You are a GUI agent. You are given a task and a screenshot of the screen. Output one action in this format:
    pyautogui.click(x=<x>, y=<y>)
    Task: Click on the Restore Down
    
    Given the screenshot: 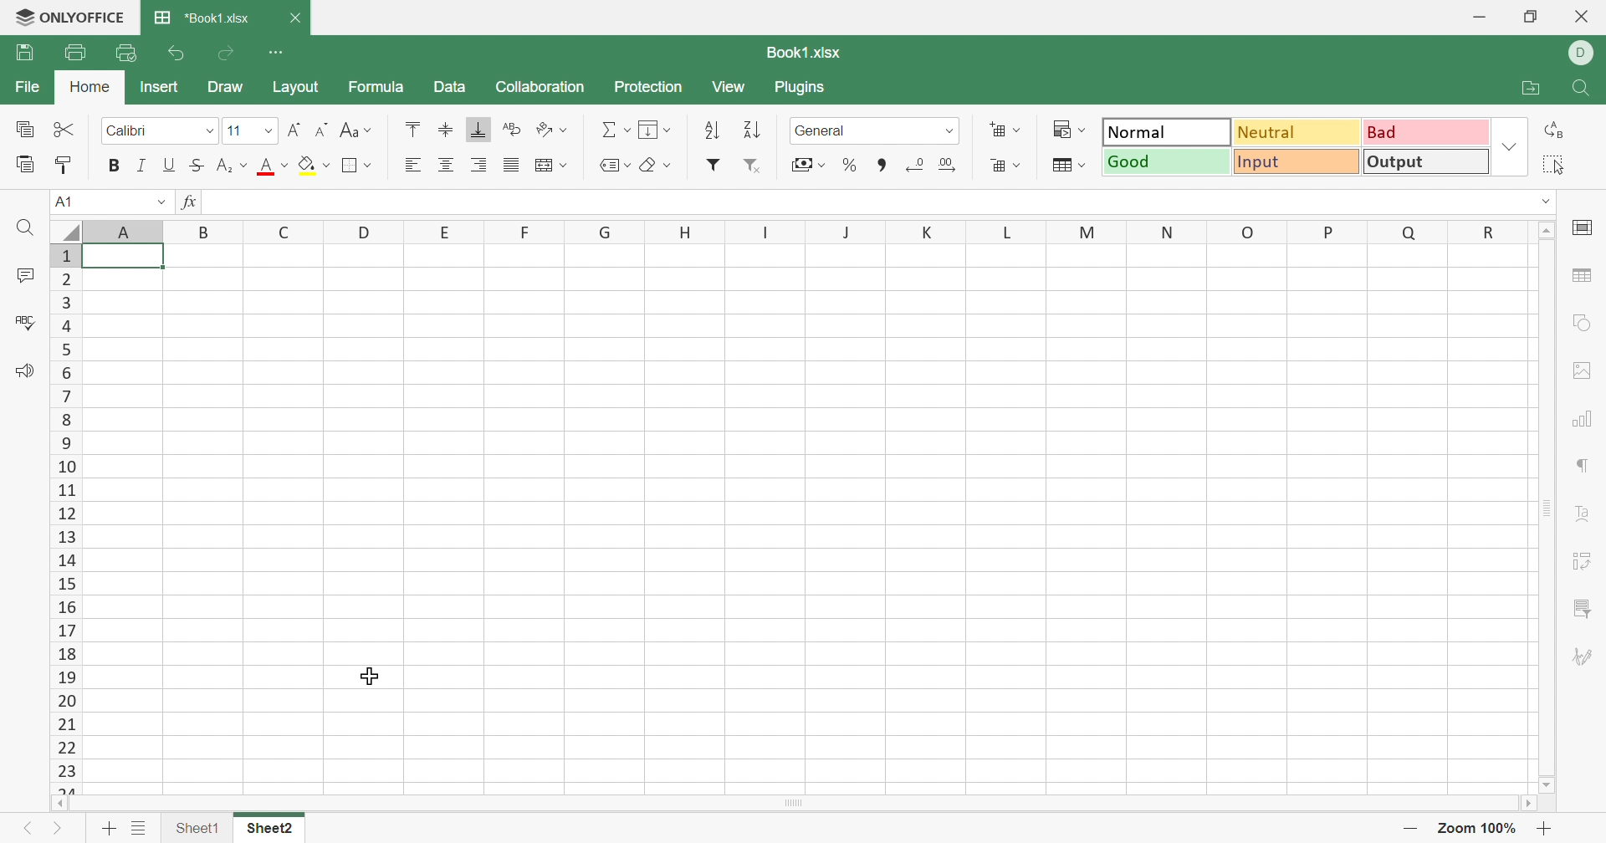 What is the action you would take?
    pyautogui.click(x=1528, y=14)
    